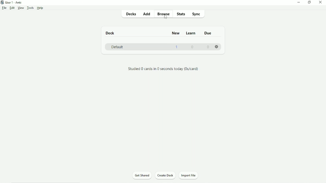 The height and width of the screenshot is (183, 326). What do you see at coordinates (177, 47) in the screenshot?
I see `1` at bounding box center [177, 47].